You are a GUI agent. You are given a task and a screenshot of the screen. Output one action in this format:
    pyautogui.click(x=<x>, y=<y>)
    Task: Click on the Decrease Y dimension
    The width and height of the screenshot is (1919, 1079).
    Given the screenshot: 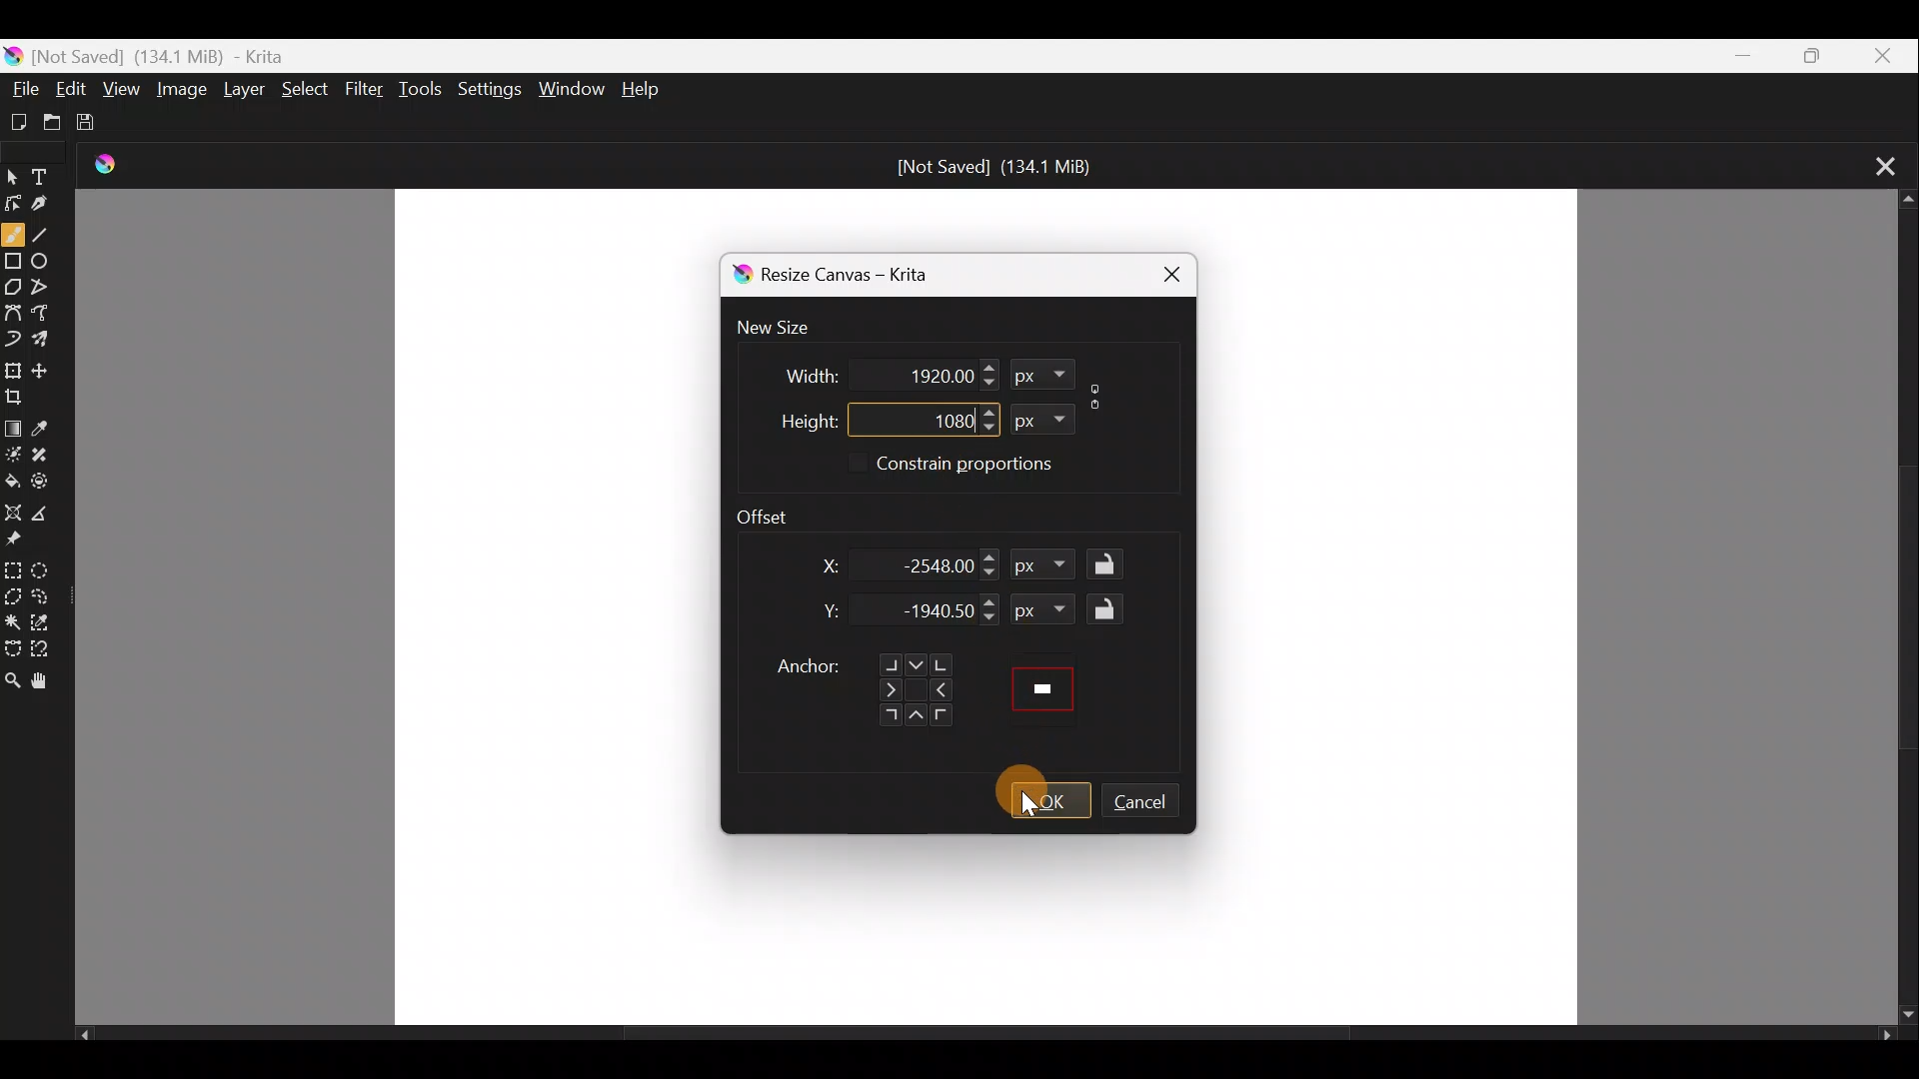 What is the action you would take?
    pyautogui.click(x=990, y=617)
    